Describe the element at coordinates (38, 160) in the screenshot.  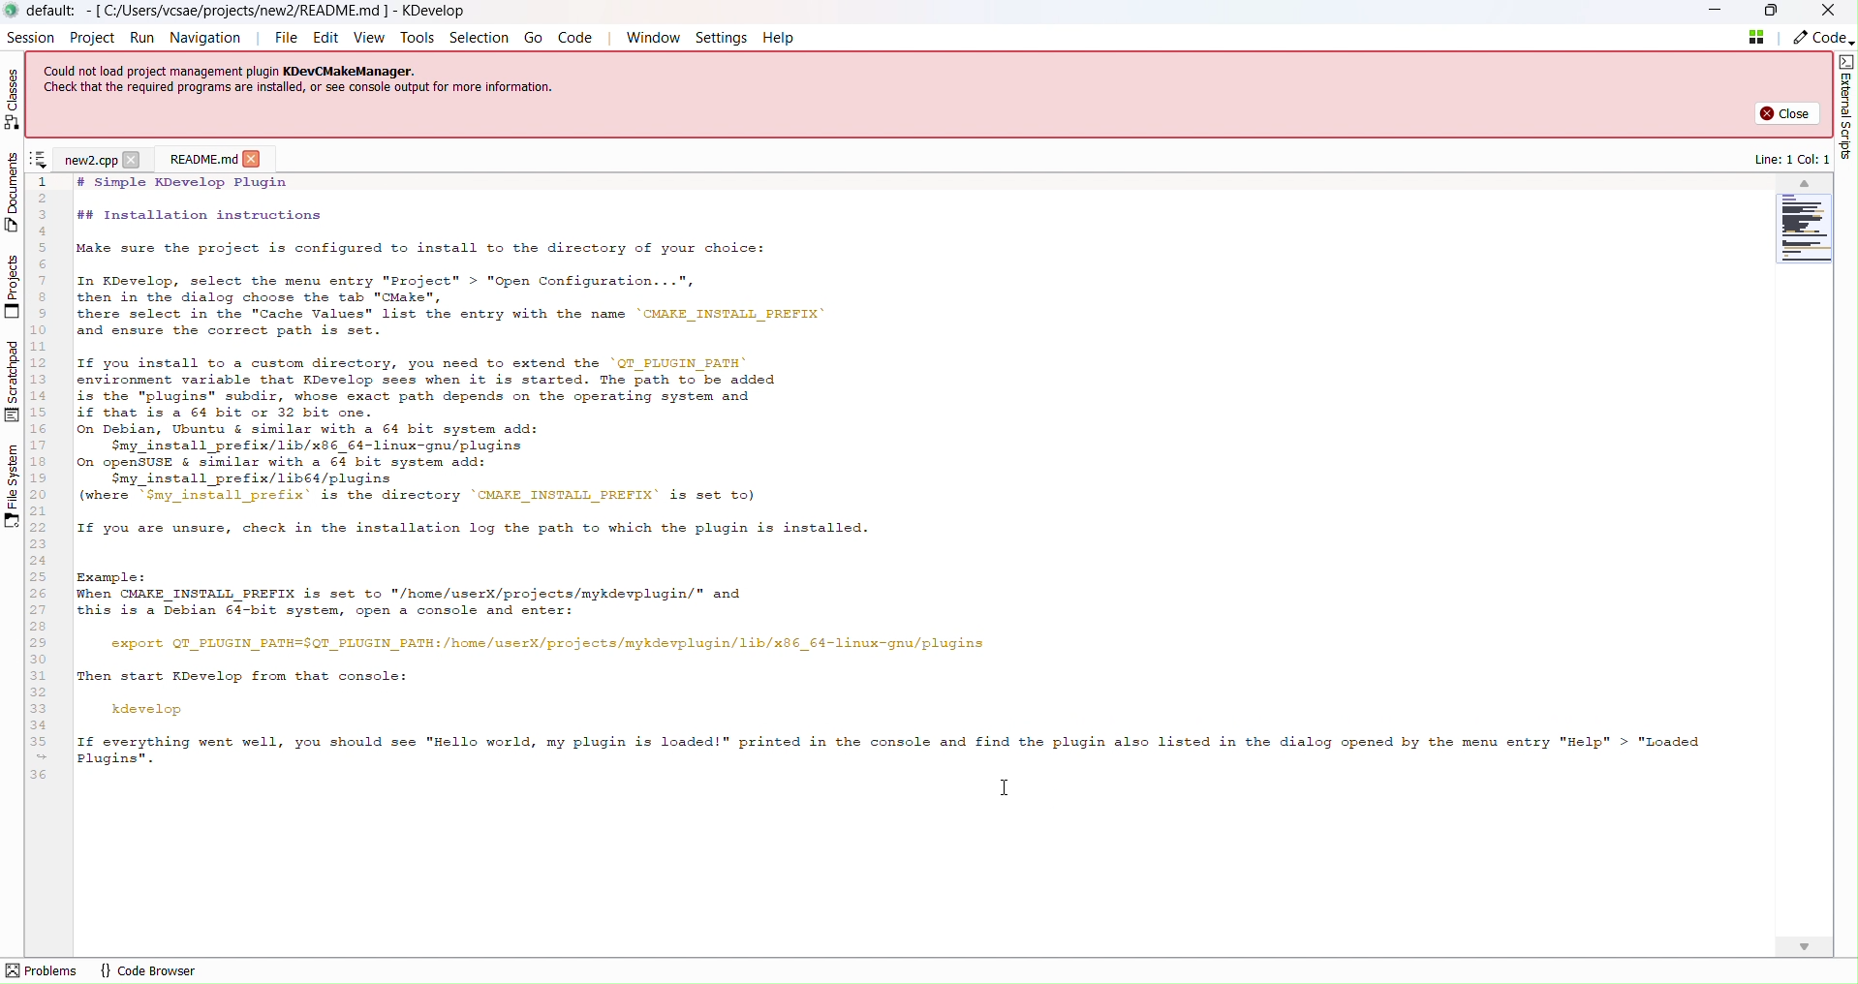
I see `show sorted list` at that location.